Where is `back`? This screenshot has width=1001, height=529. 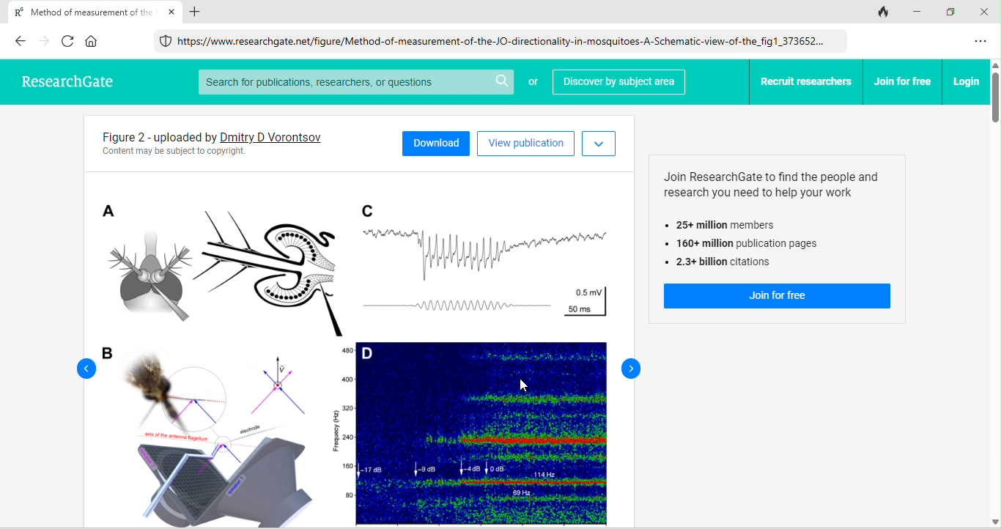 back is located at coordinates (20, 40).